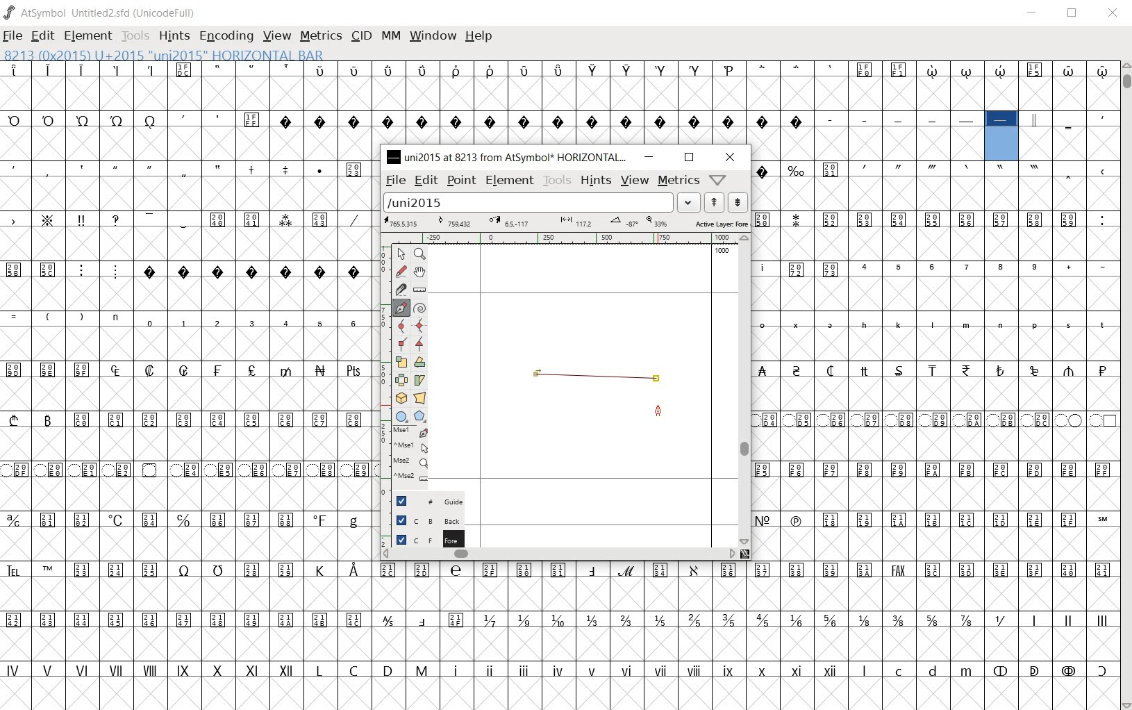  Describe the element at coordinates (392, 37) in the screenshot. I see `MM` at that location.